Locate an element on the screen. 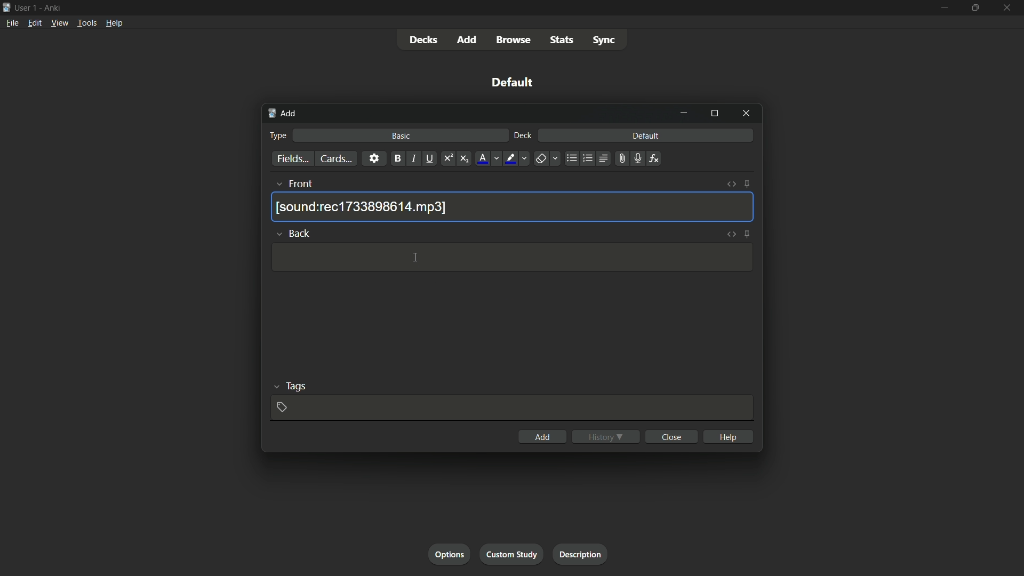 This screenshot has width=1024, height=576. minimize is located at coordinates (943, 7).